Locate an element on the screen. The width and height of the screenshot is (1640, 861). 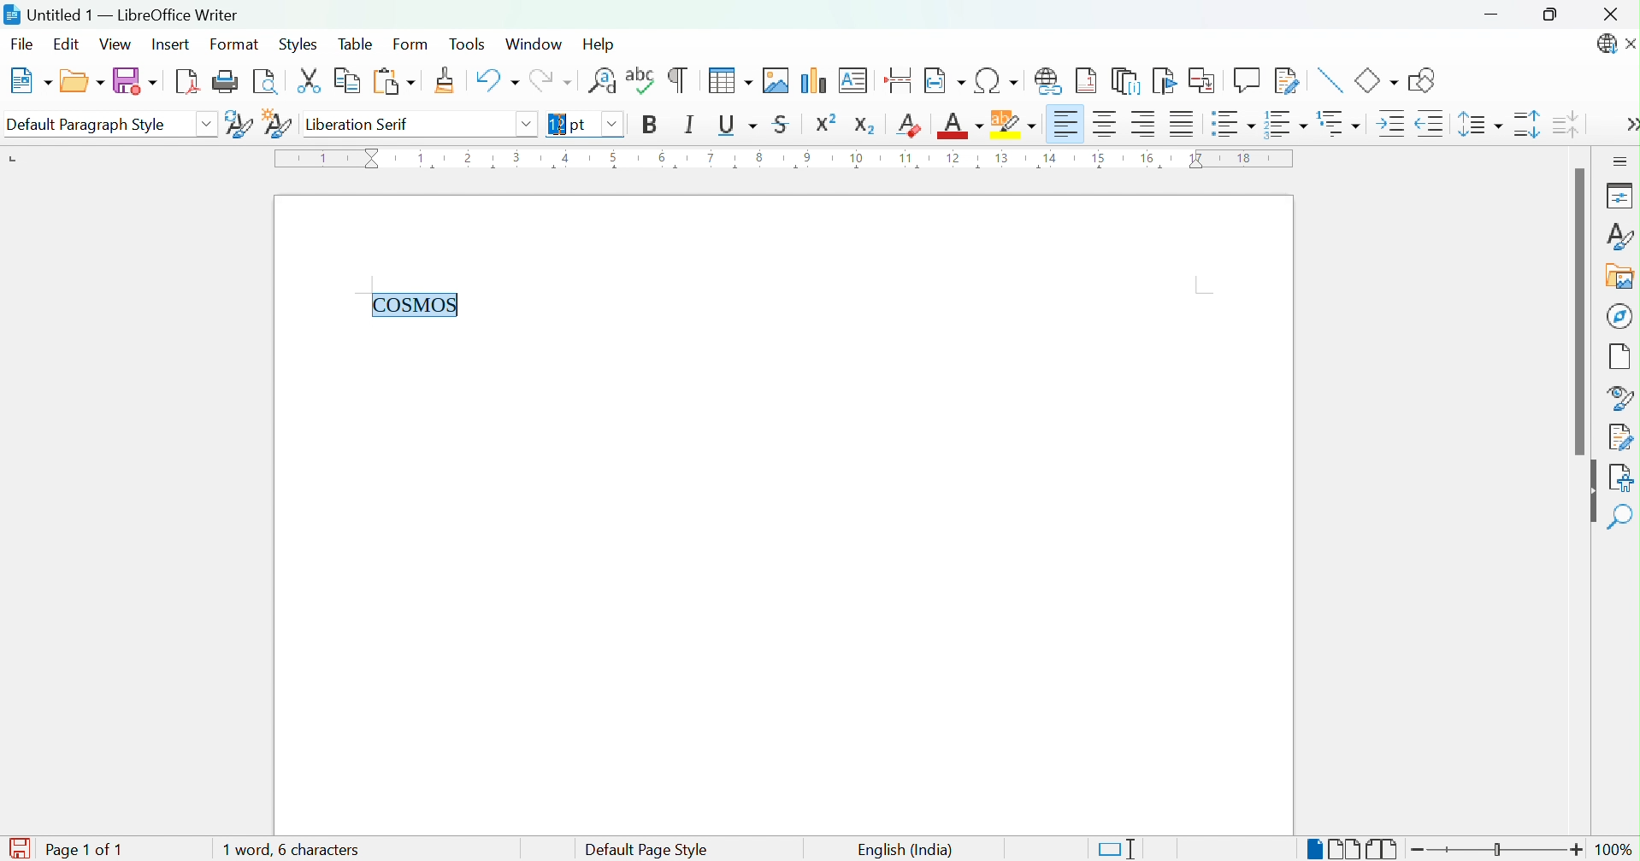
Window is located at coordinates (537, 45).